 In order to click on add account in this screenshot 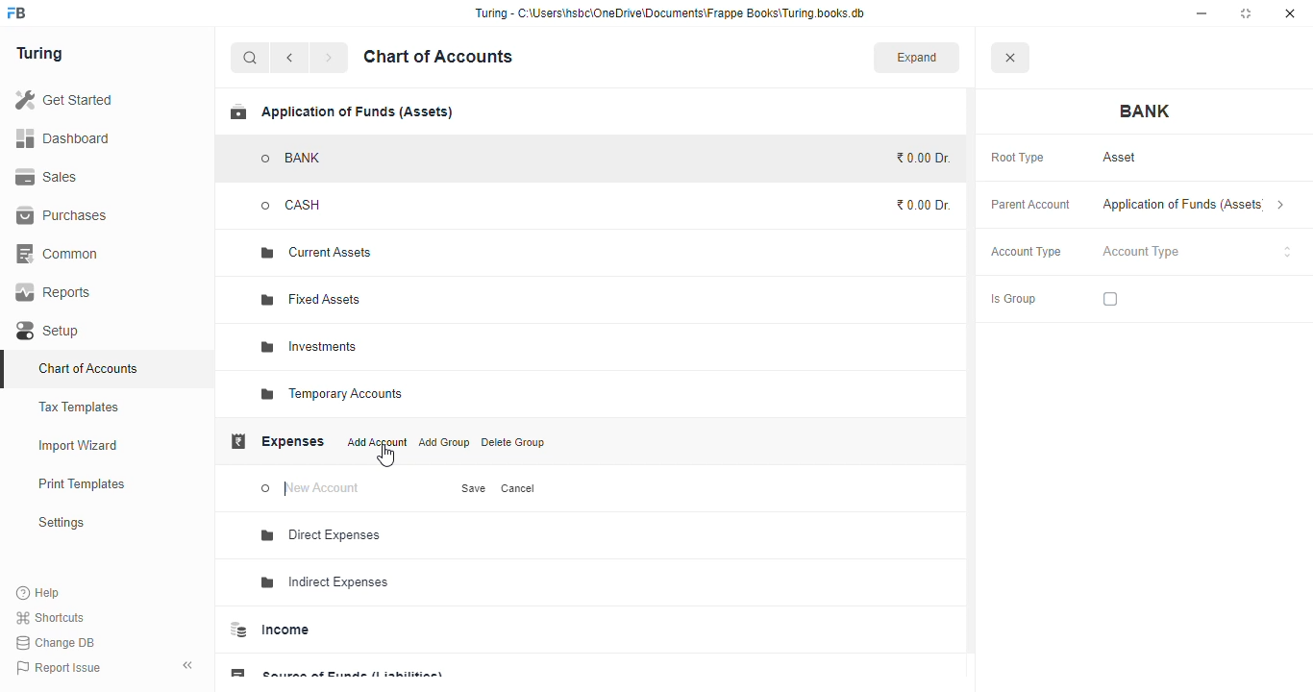, I will do `click(378, 442)`.